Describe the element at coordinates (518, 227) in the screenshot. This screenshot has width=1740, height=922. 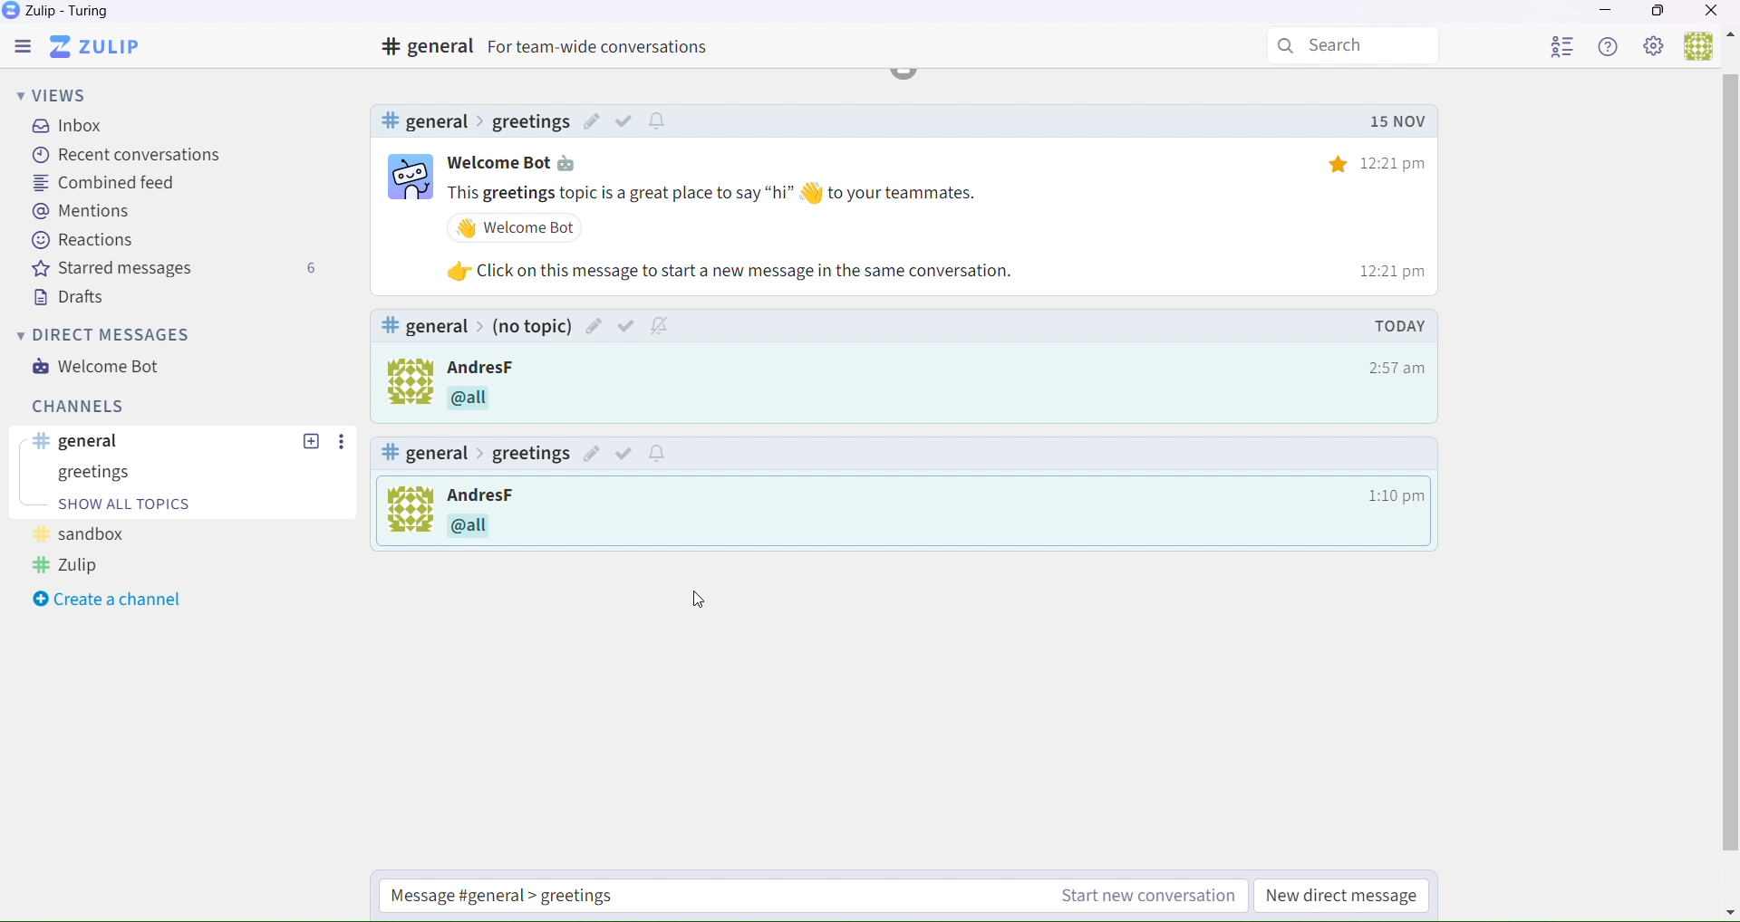
I see `` at that location.